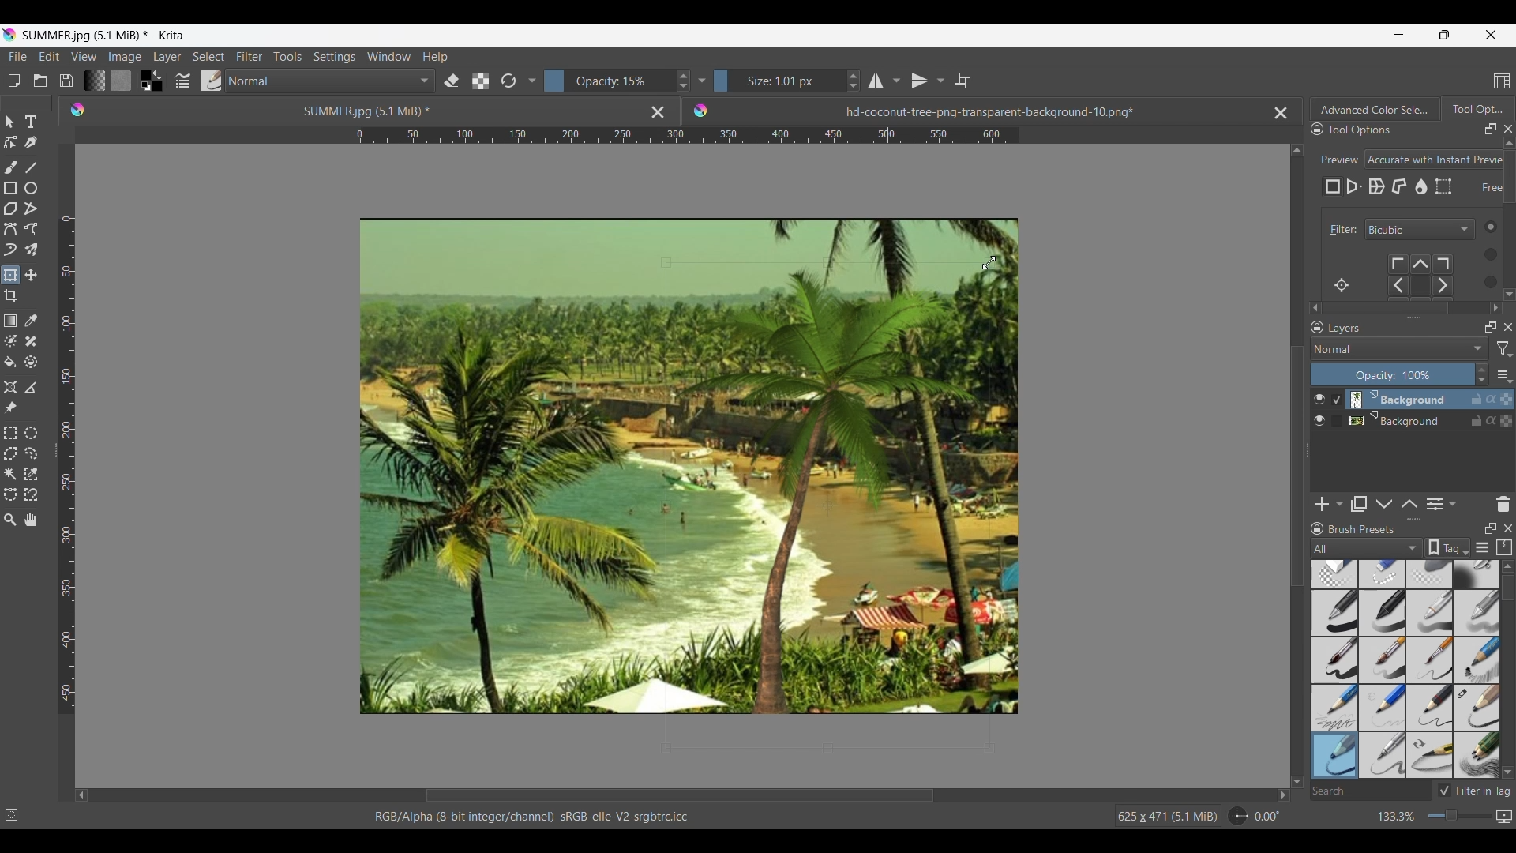 The width and height of the screenshot is (1516, 853). What do you see at coordinates (17, 57) in the screenshot?
I see `File` at bounding box center [17, 57].